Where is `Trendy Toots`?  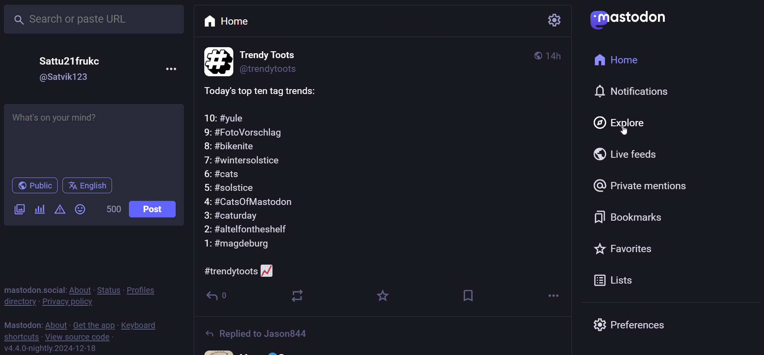
Trendy Toots is located at coordinates (279, 52).